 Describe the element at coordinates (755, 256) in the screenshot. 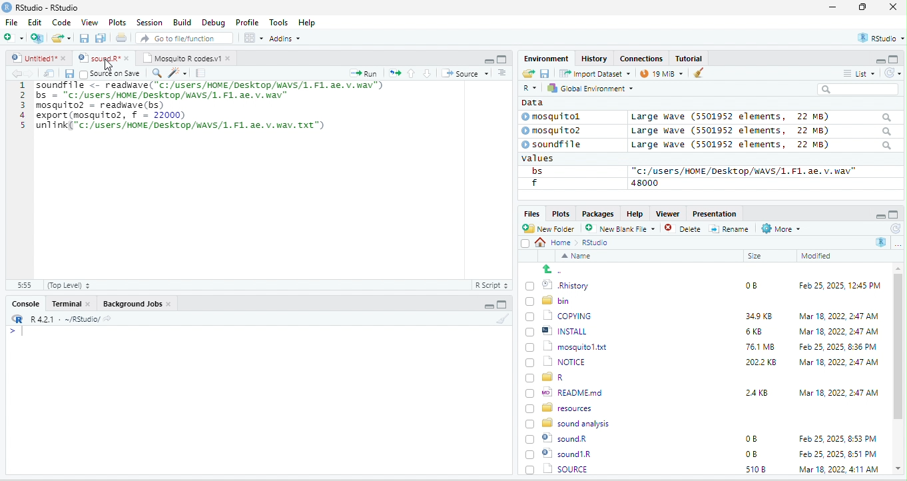

I see `Size` at that location.